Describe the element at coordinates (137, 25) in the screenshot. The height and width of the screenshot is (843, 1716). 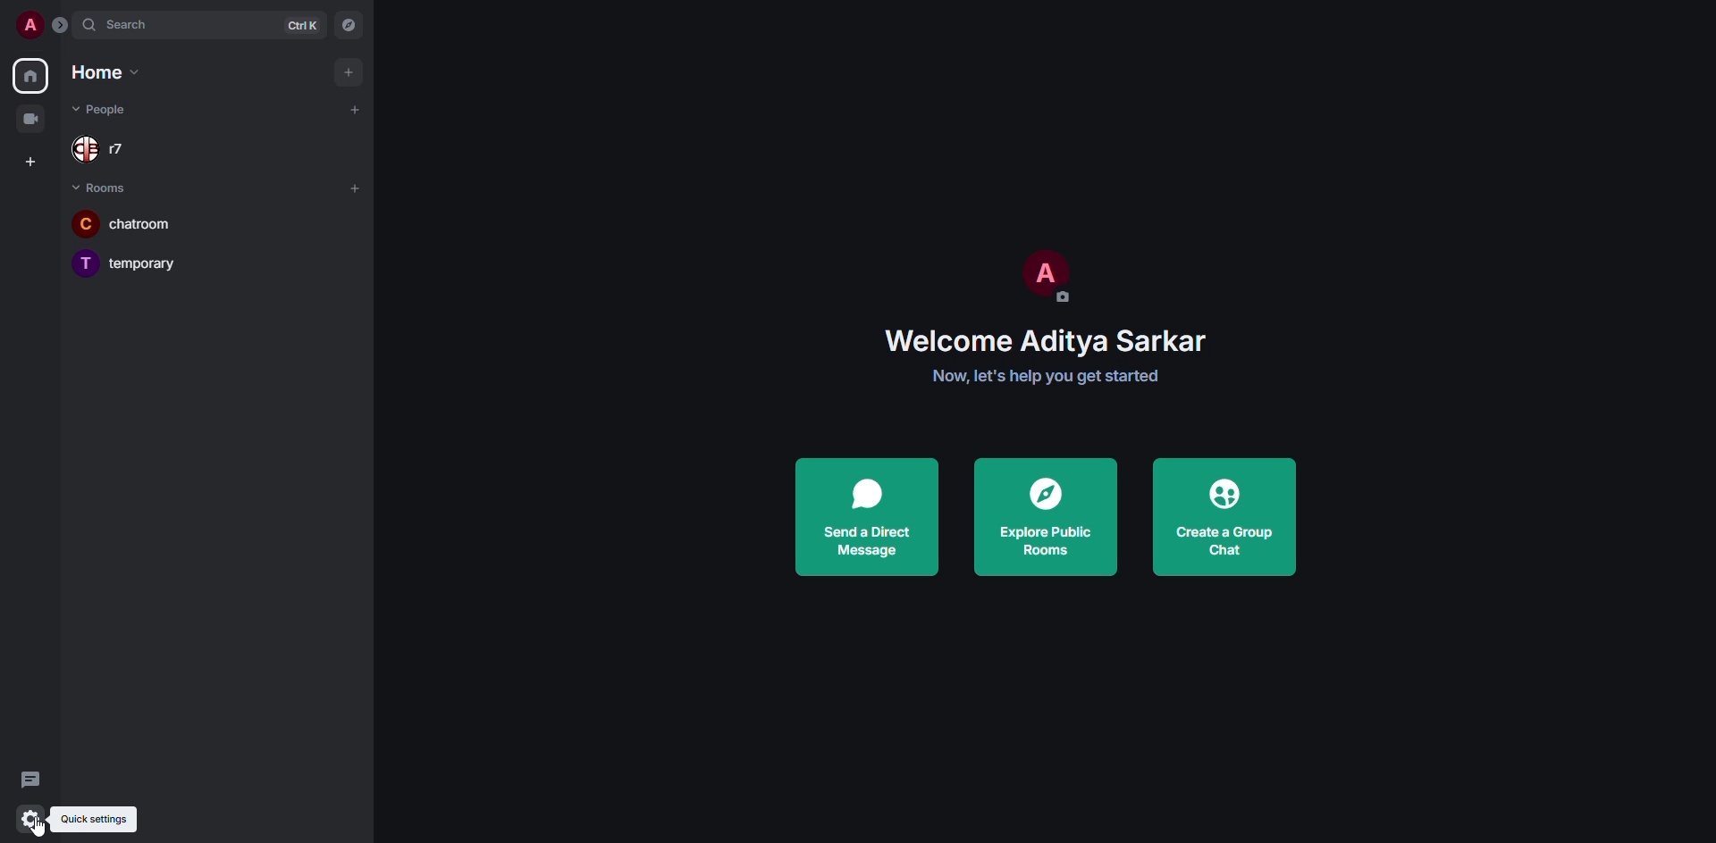
I see `search` at that location.